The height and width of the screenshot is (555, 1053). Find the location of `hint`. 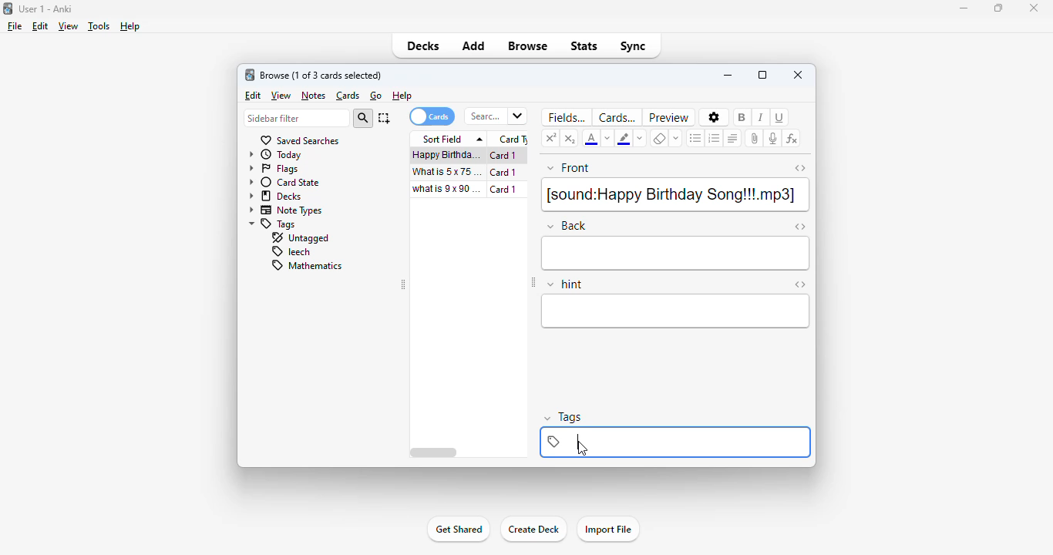

hint is located at coordinates (676, 311).